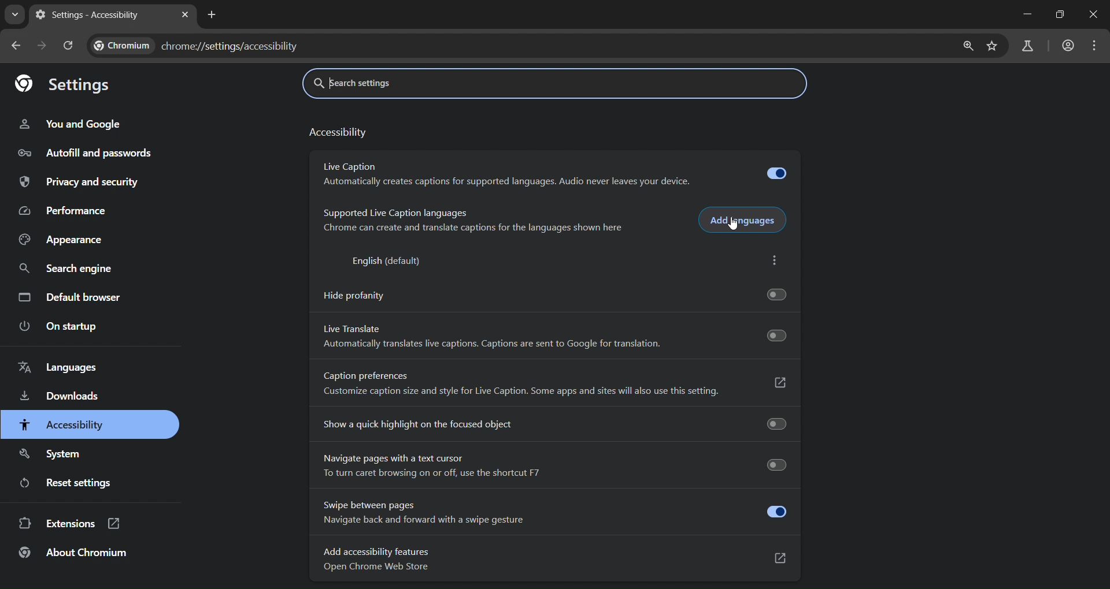 The height and width of the screenshot is (589, 1110). What do you see at coordinates (18, 44) in the screenshot?
I see `go back one page` at bounding box center [18, 44].